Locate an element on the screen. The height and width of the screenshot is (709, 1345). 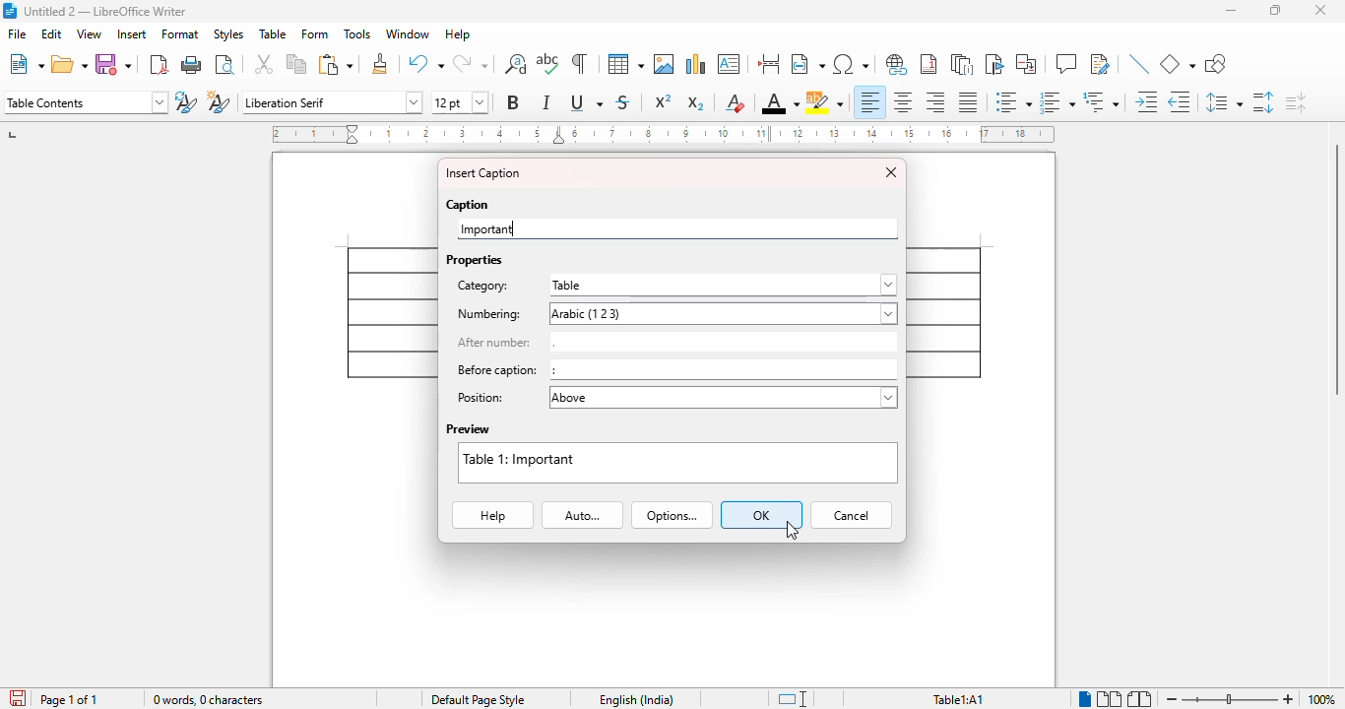
insert endnote is located at coordinates (962, 64).